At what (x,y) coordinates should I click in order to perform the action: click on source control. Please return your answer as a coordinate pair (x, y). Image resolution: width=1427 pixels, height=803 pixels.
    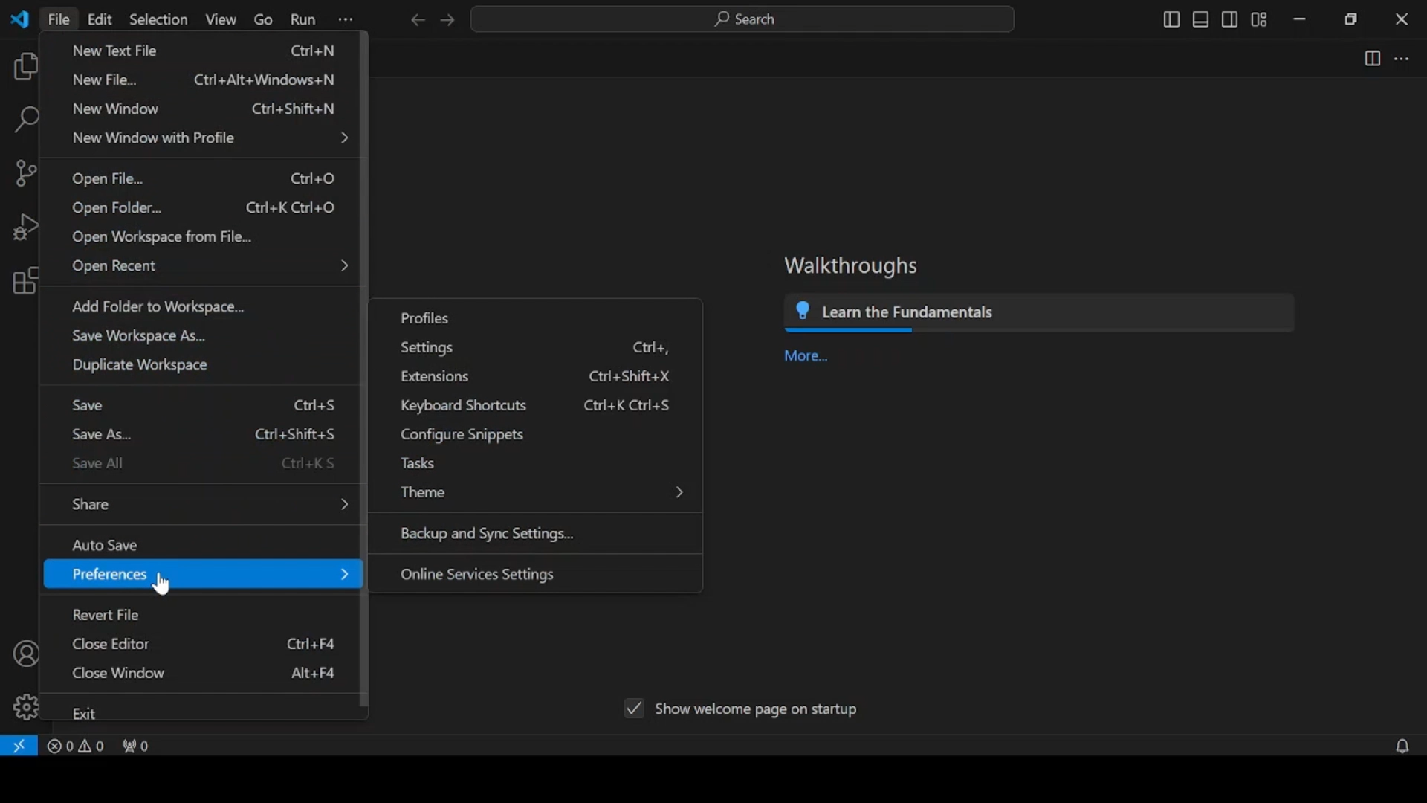
    Looking at the image, I should click on (26, 174).